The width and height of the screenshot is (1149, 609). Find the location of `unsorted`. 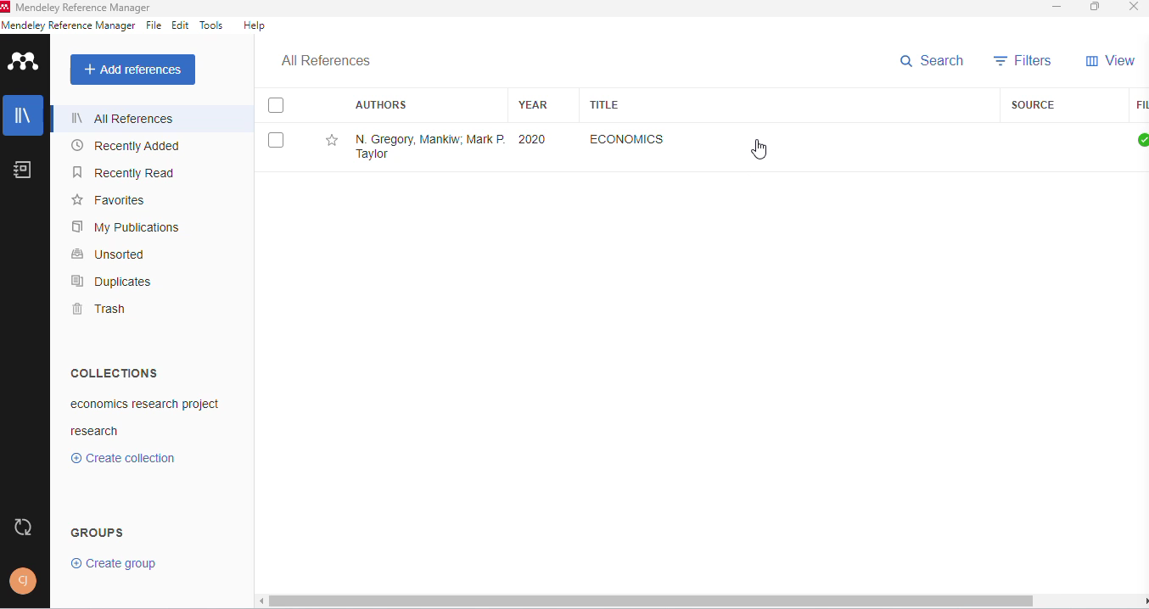

unsorted is located at coordinates (108, 254).